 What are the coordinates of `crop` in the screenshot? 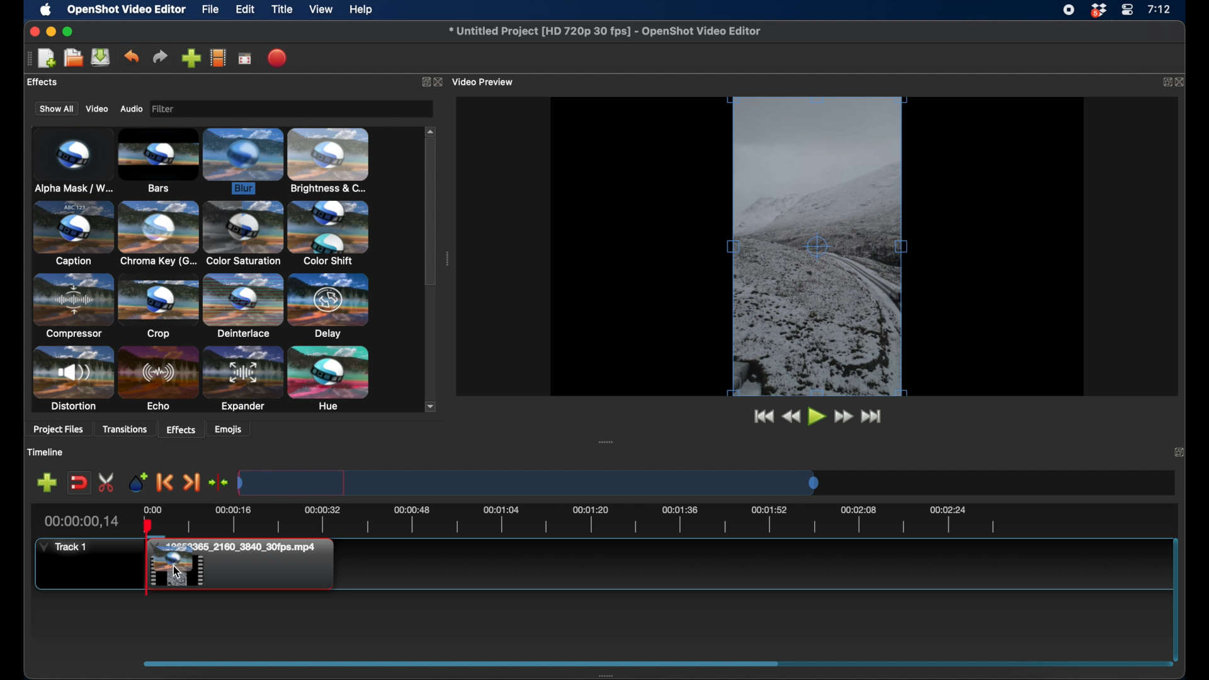 It's located at (158, 306).